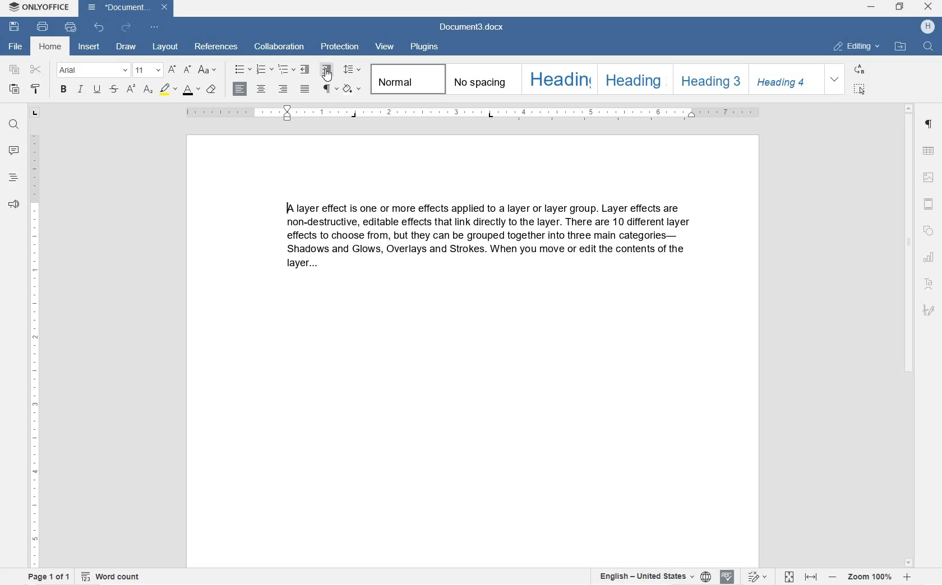 This screenshot has width=942, height=585. Describe the element at coordinates (109, 577) in the screenshot. I see `WORD COUNT` at that location.